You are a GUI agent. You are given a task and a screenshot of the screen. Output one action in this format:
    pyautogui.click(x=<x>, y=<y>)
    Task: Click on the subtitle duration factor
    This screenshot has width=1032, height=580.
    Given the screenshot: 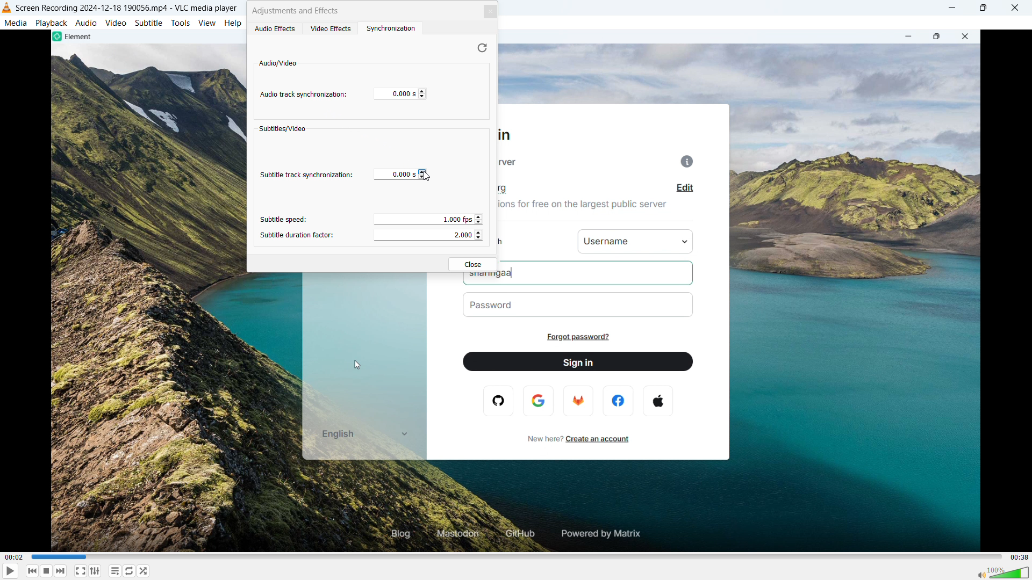 What is the action you would take?
    pyautogui.click(x=298, y=235)
    